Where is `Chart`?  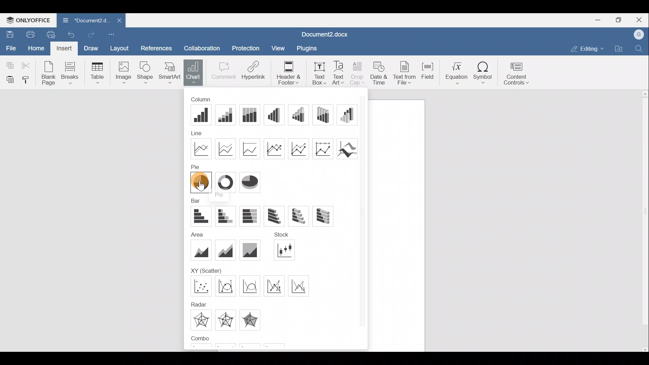
Chart is located at coordinates (193, 72).